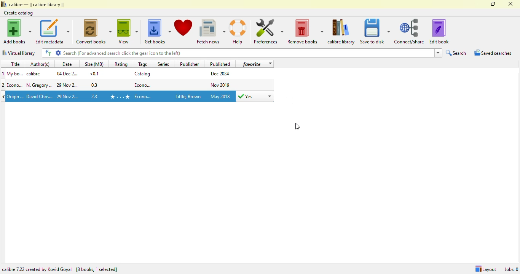 The image size is (520, 274). Describe the element at coordinates (94, 73) in the screenshot. I see `size` at that location.